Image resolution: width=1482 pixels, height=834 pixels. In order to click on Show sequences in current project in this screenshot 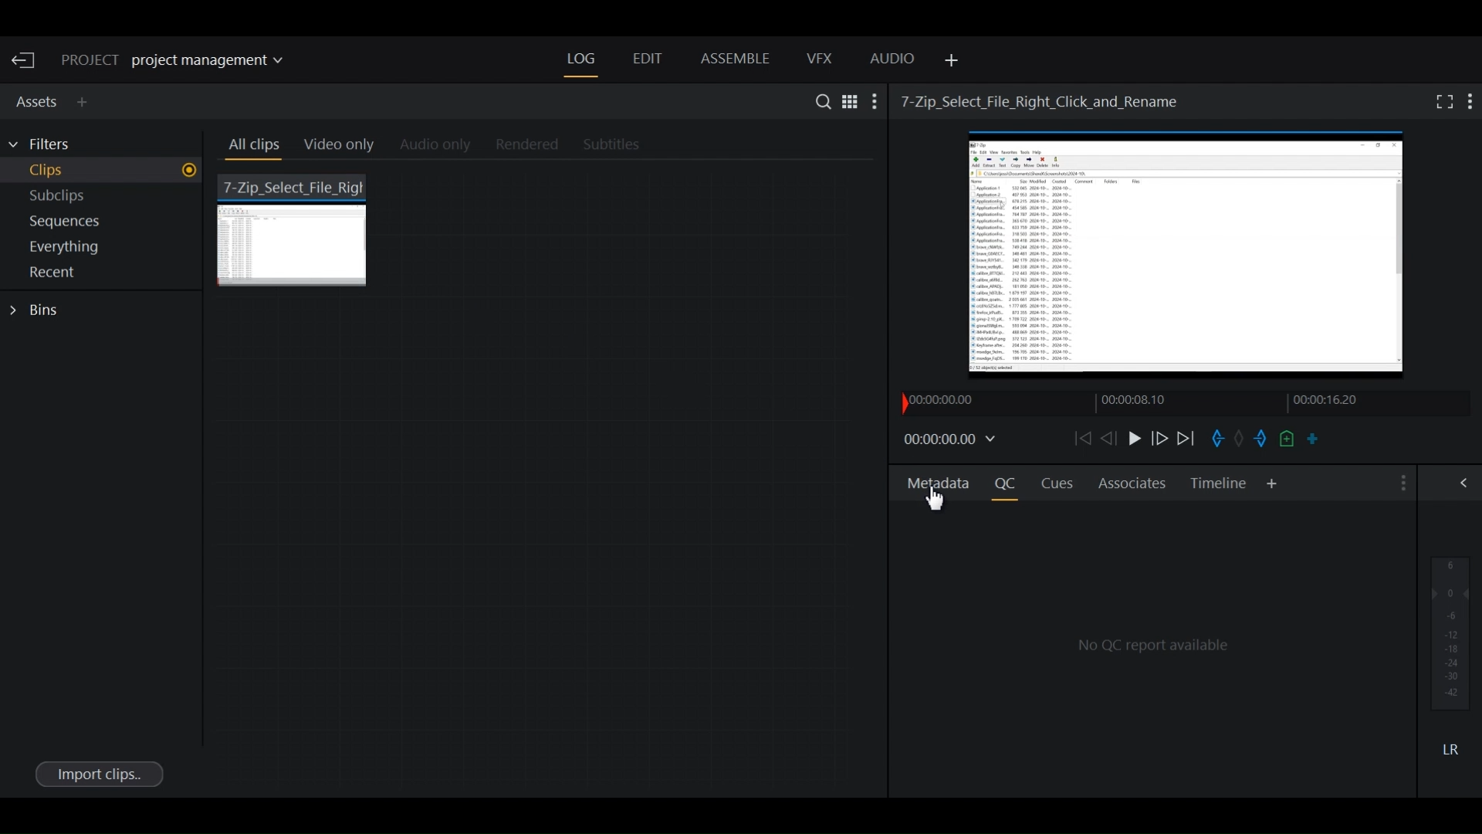, I will do `click(105, 223)`.